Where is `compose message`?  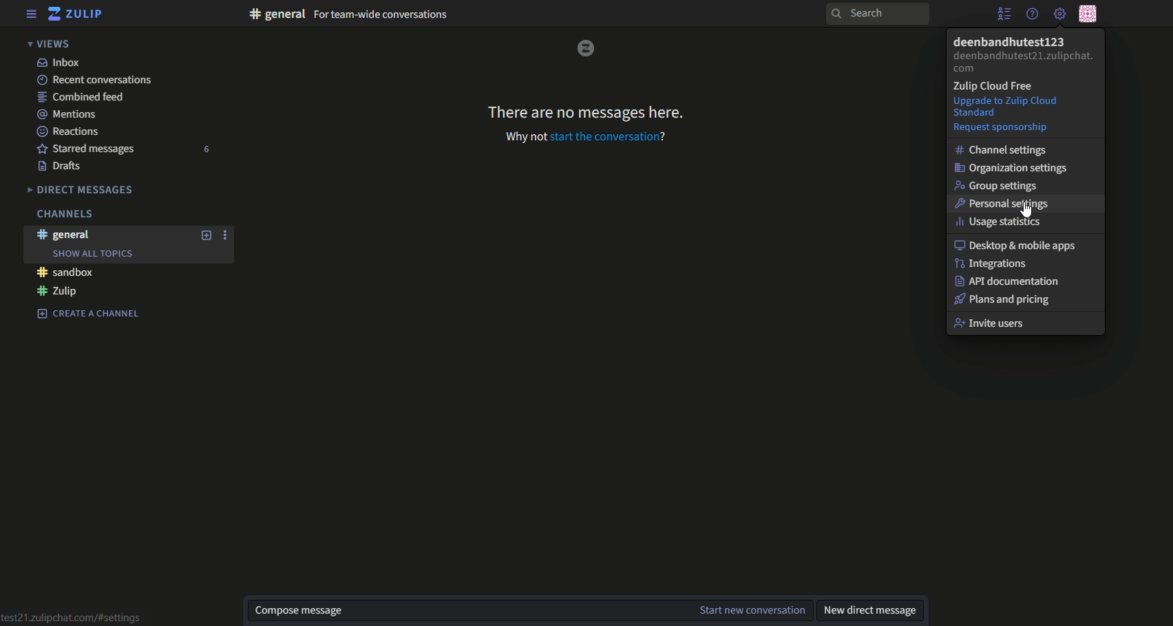 compose message is located at coordinates (467, 612).